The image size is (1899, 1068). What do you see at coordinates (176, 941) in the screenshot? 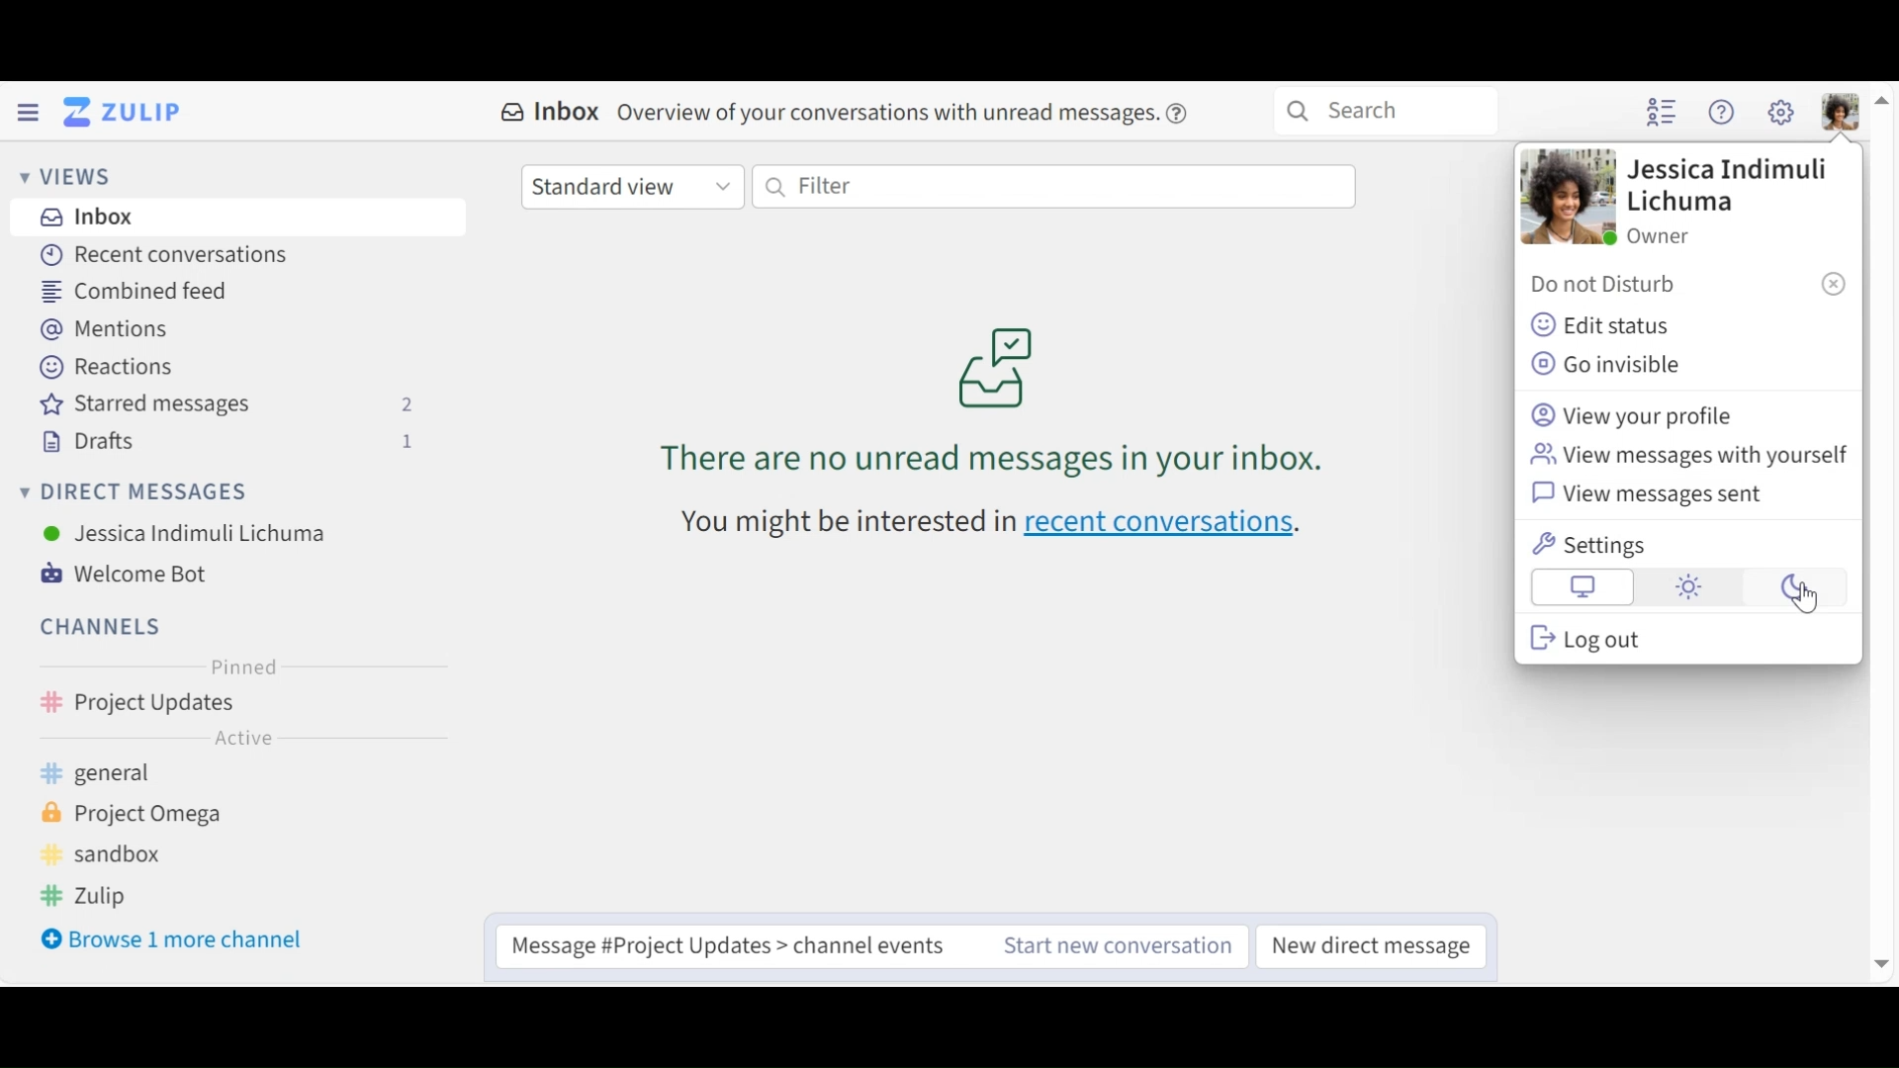
I see `Browse 1 more channel` at bounding box center [176, 941].